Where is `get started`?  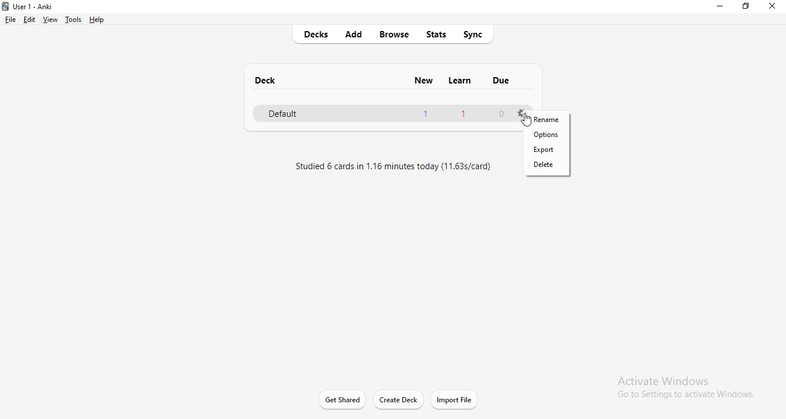
get started is located at coordinates (345, 399).